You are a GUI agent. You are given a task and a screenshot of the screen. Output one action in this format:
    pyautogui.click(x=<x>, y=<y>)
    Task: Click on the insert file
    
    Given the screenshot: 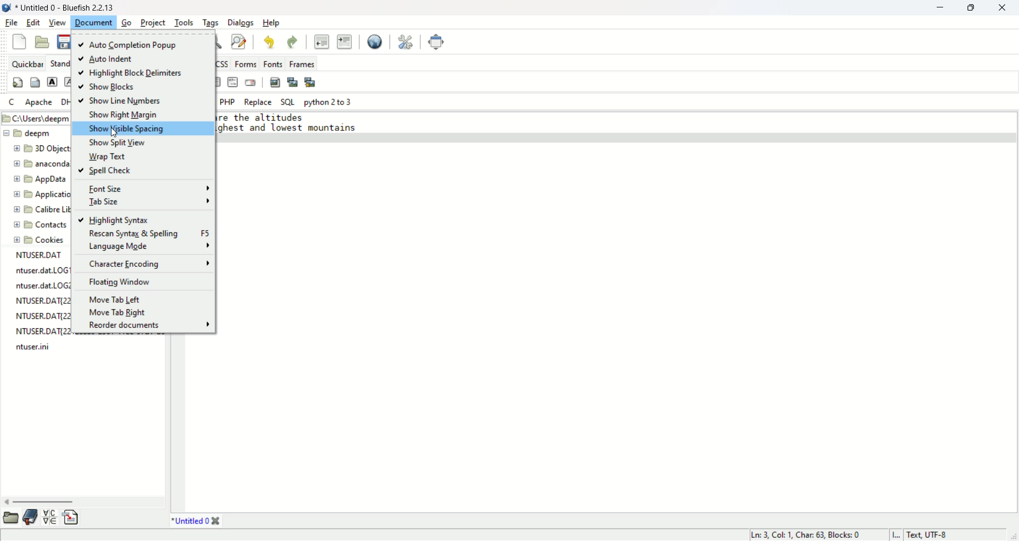 What is the action you would take?
    pyautogui.click(x=74, y=517)
    